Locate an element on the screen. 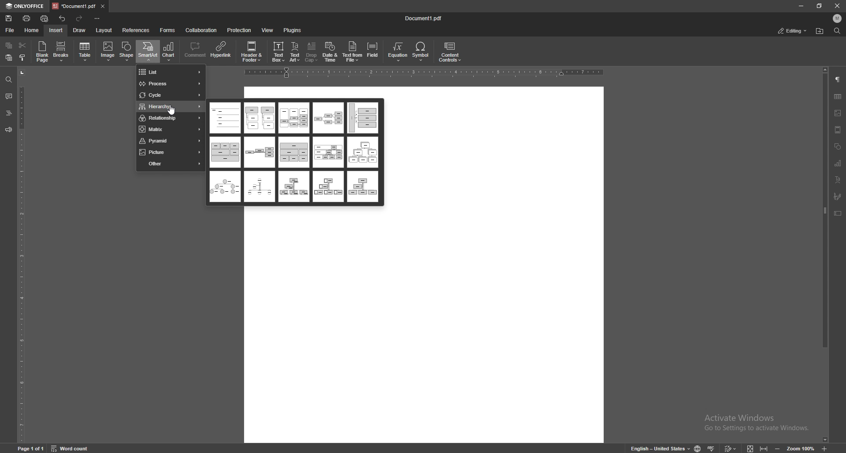  file is located at coordinates (11, 30).